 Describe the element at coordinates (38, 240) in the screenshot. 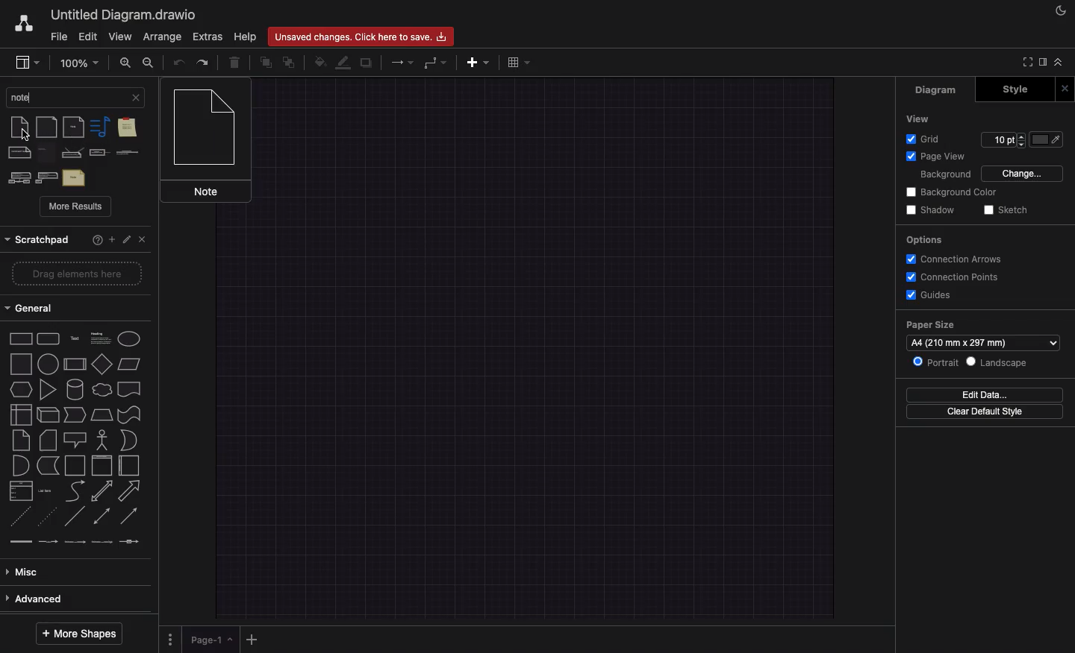

I see `scratchpad` at that location.